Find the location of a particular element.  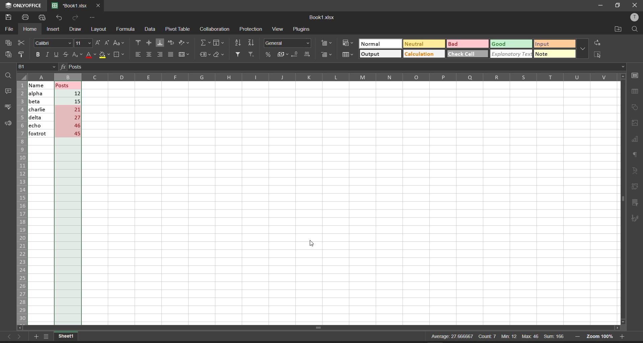

scroll left is located at coordinates (21, 327).